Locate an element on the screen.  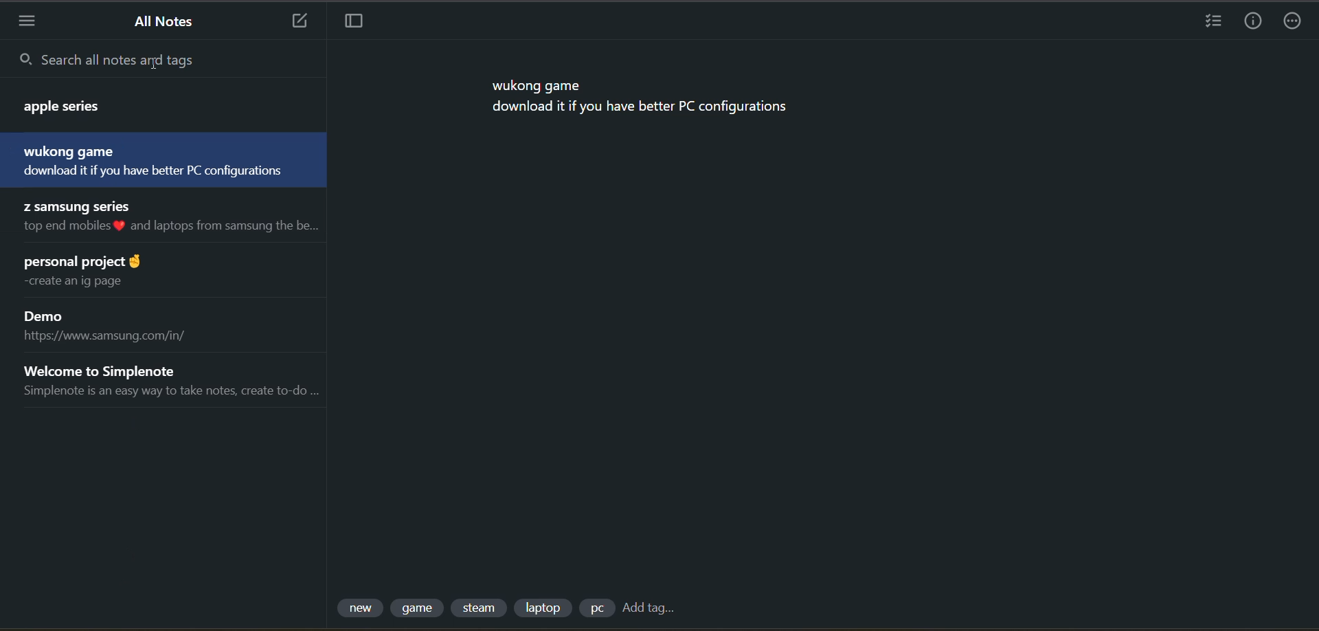
toggle focus mode is located at coordinates (354, 20).